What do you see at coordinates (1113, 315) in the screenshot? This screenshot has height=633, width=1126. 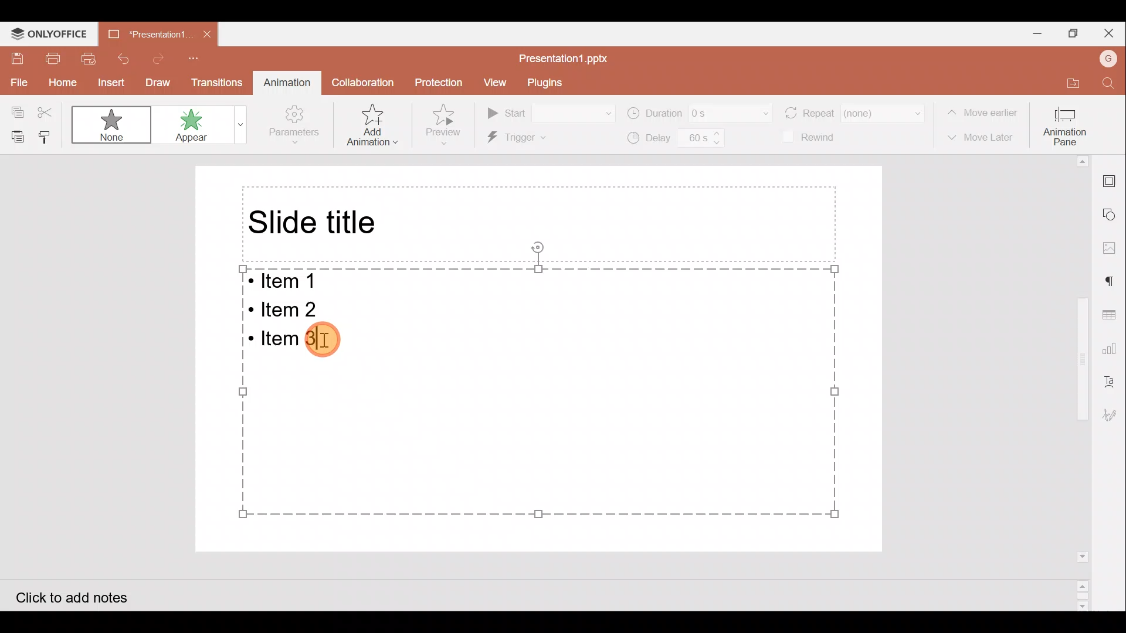 I see `Table settings` at bounding box center [1113, 315].